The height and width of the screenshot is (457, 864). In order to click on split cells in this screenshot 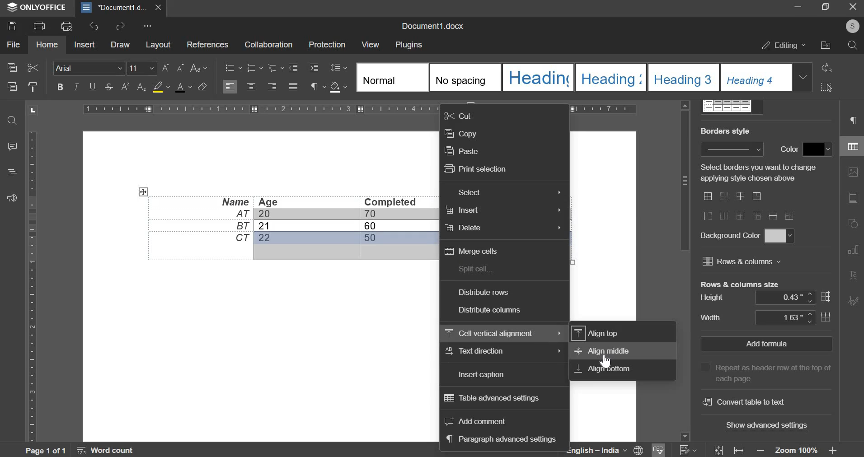, I will do `click(475, 269)`.